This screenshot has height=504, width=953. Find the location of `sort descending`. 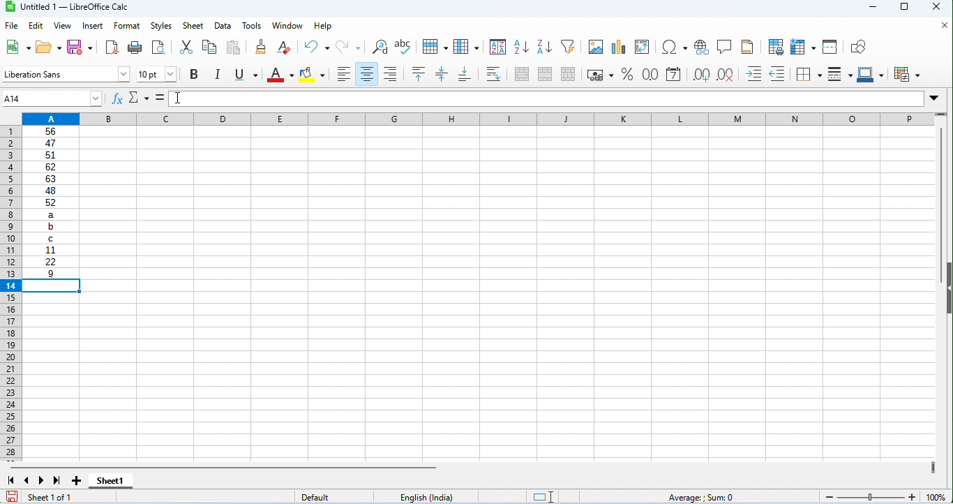

sort descending is located at coordinates (543, 46).